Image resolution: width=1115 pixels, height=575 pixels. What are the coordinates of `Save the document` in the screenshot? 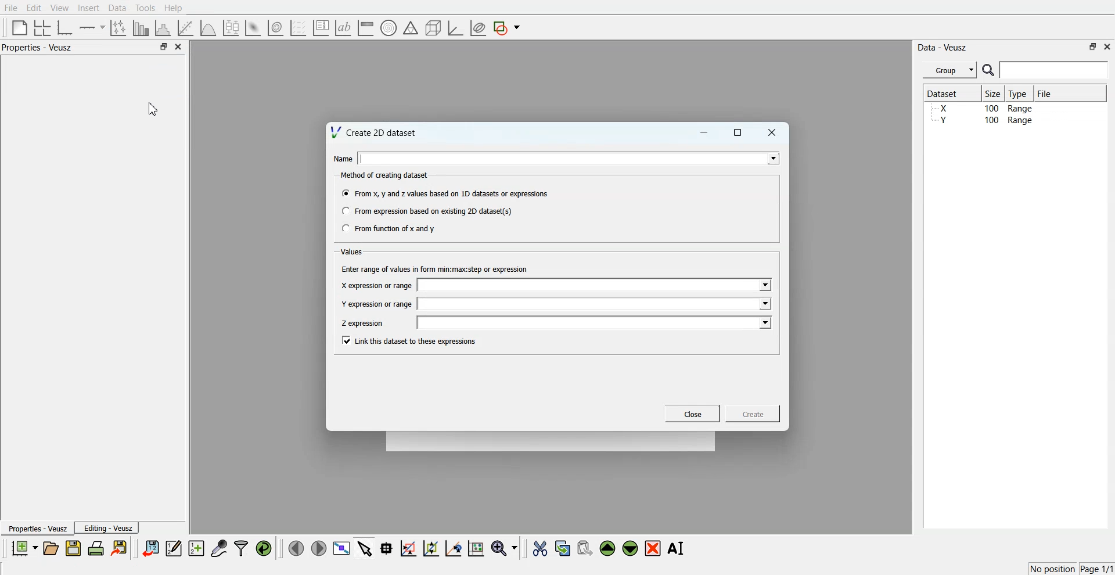 It's located at (73, 548).